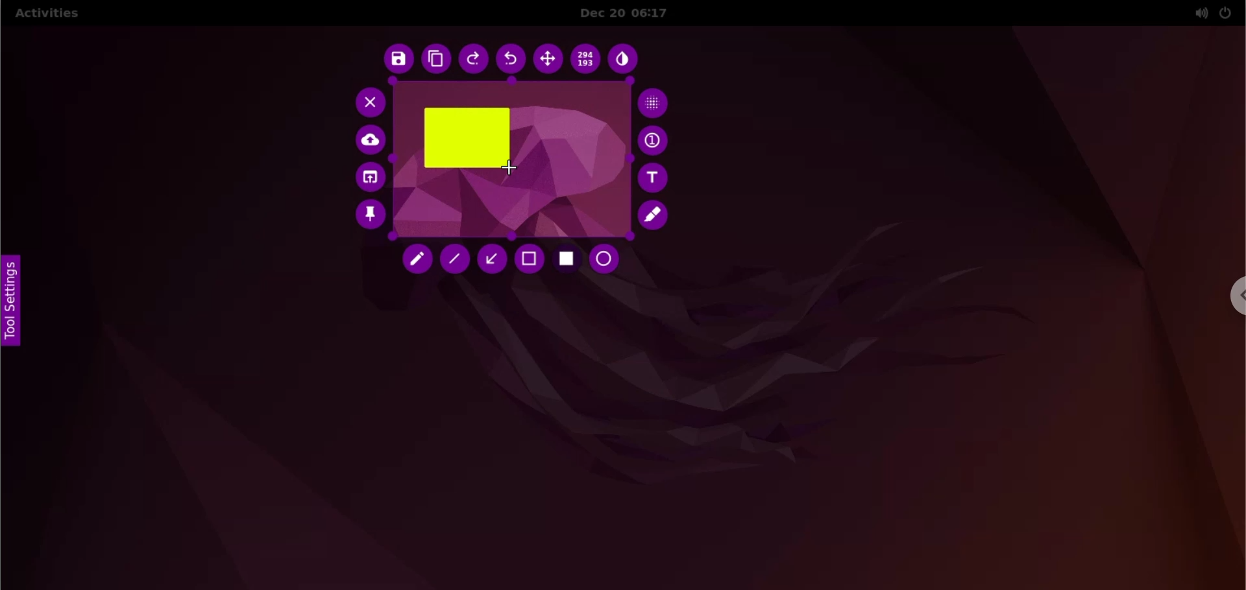 This screenshot has width=1246, height=590. Describe the element at coordinates (372, 141) in the screenshot. I see `upload` at that location.